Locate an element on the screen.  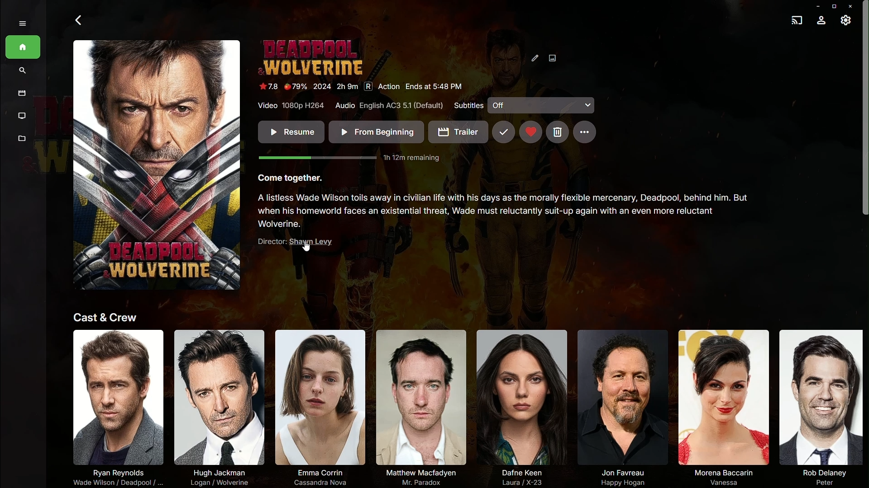
Resume is located at coordinates (289, 133).